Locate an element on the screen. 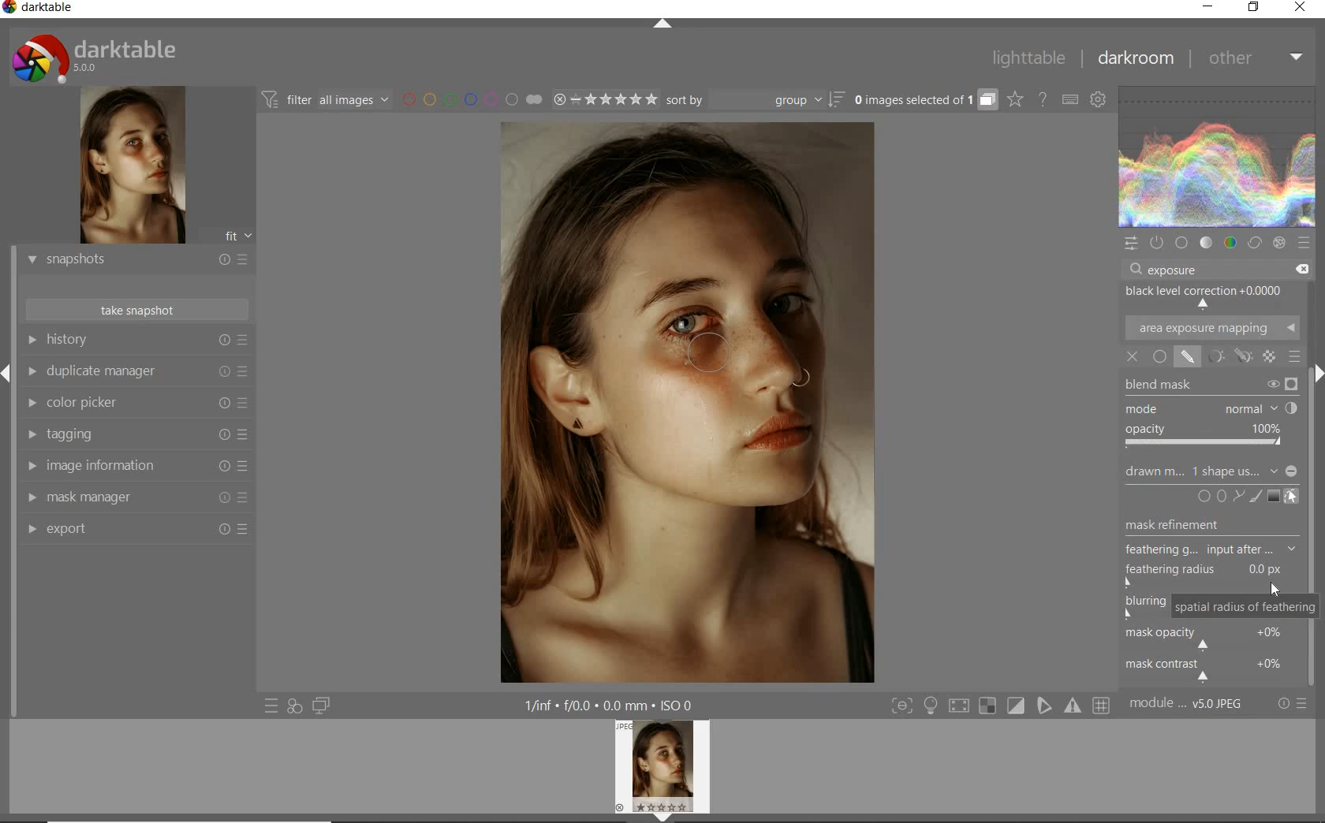  range rating of selected images is located at coordinates (606, 99).